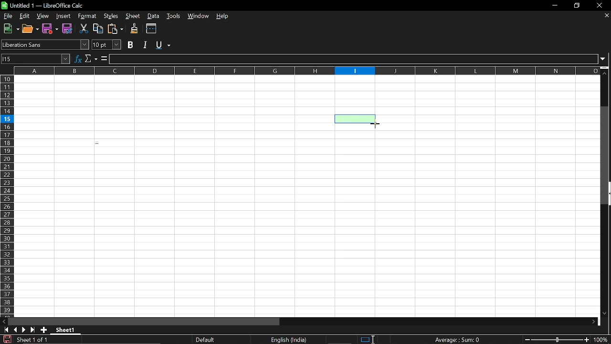  Describe the element at coordinates (131, 44) in the screenshot. I see `Bold` at that location.